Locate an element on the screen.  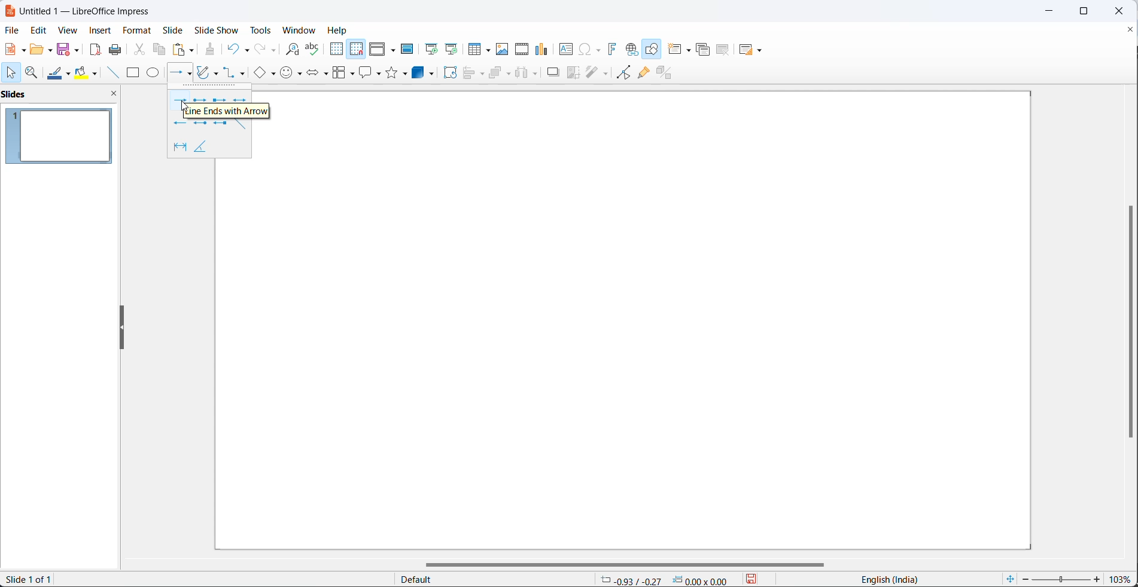
slide preview is located at coordinates (62, 136).